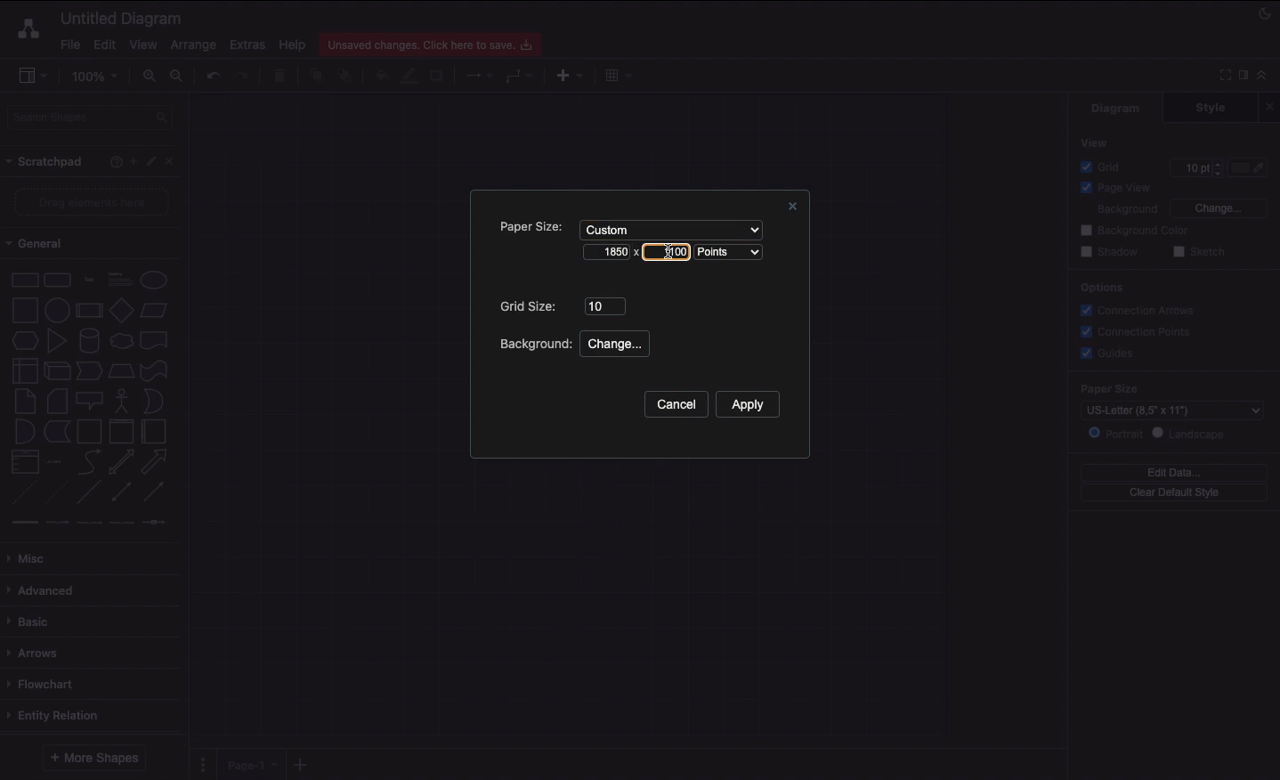  Describe the element at coordinates (1244, 77) in the screenshot. I see `Format` at that location.